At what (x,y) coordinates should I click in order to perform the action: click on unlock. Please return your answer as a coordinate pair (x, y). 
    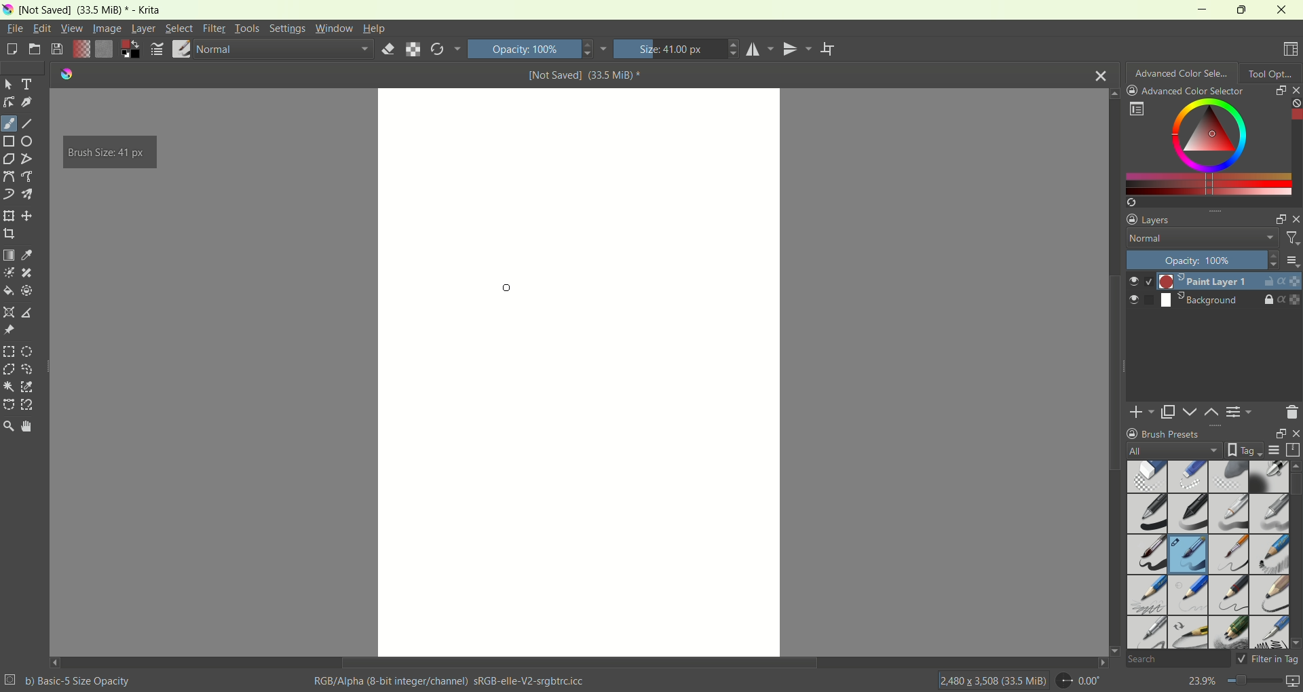
    Looking at the image, I should click on (1266, 282).